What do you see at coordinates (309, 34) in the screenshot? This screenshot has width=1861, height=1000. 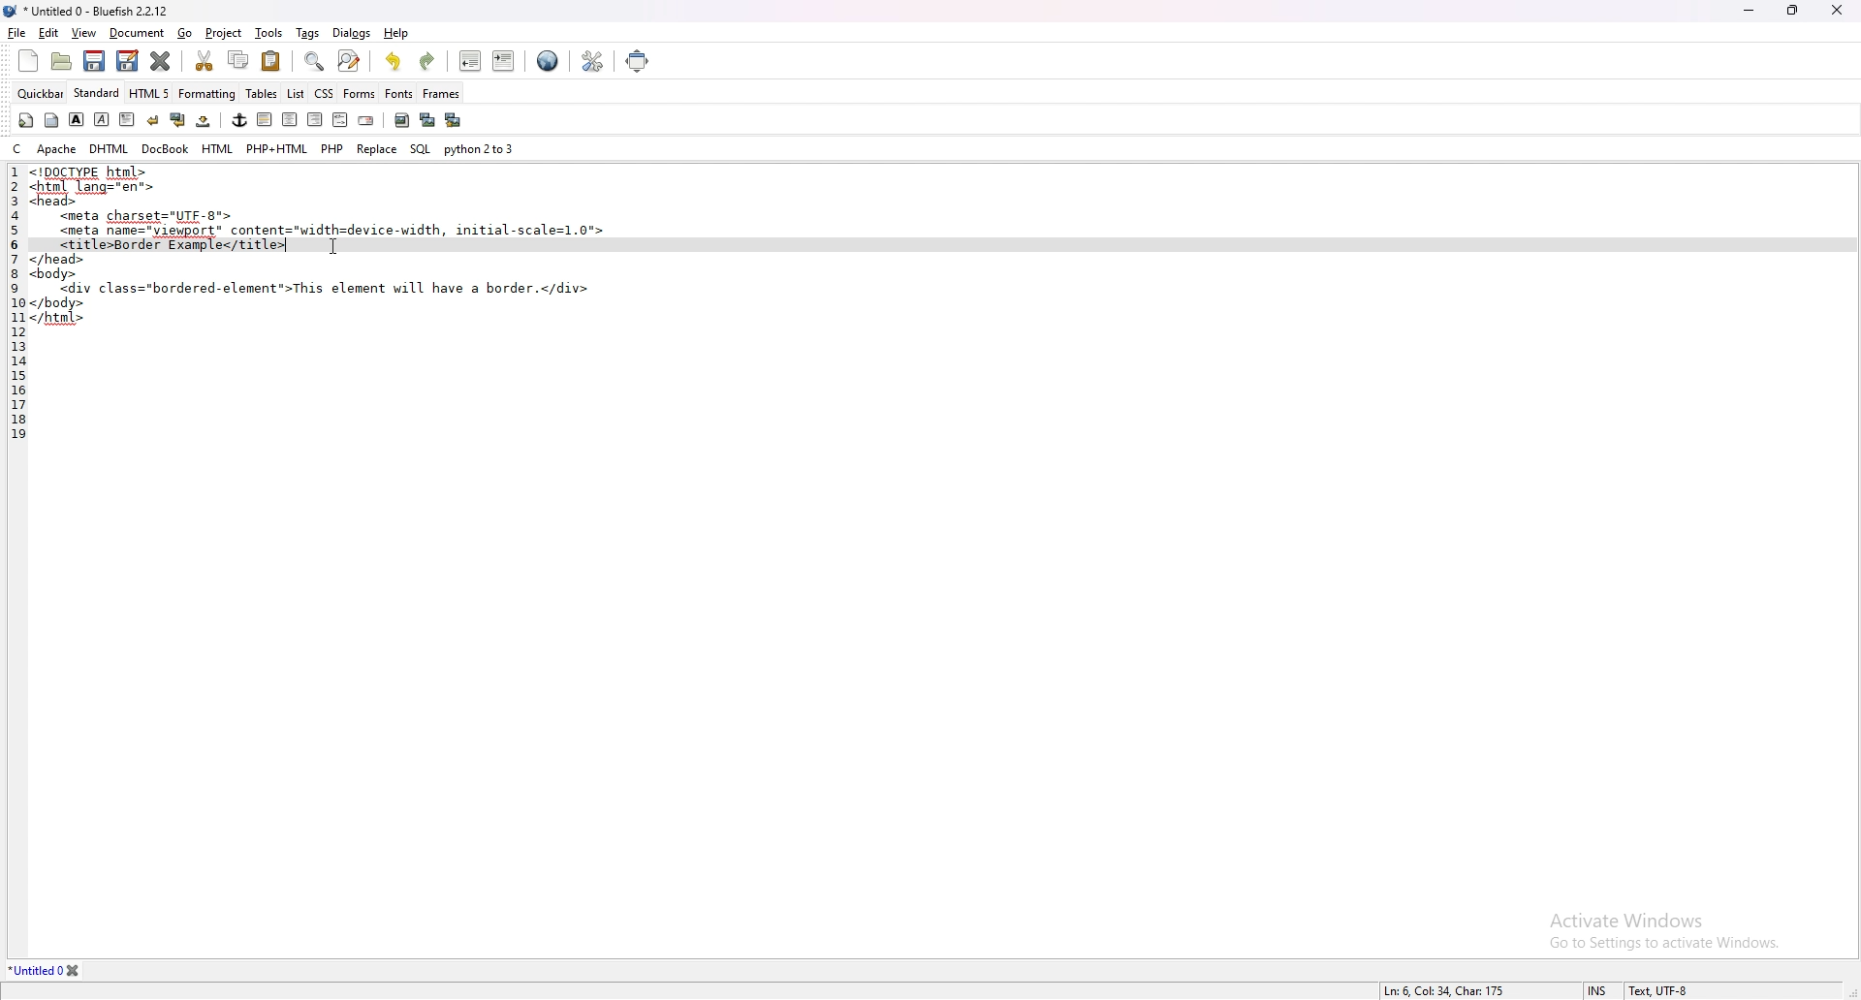 I see `tags` at bounding box center [309, 34].